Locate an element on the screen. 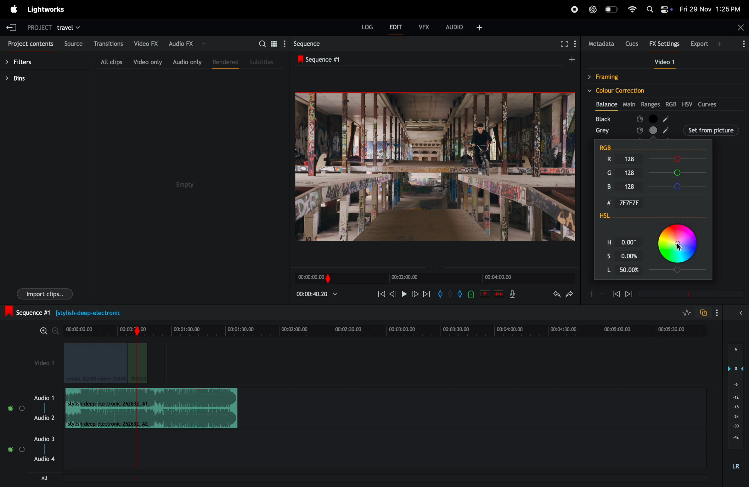  apple menu is located at coordinates (13, 10).